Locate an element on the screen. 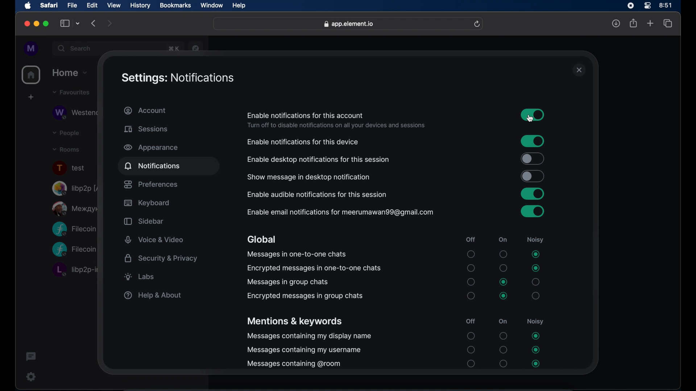 Image resolution: width=696 pixels, height=391 pixels. on is located at coordinates (503, 321).